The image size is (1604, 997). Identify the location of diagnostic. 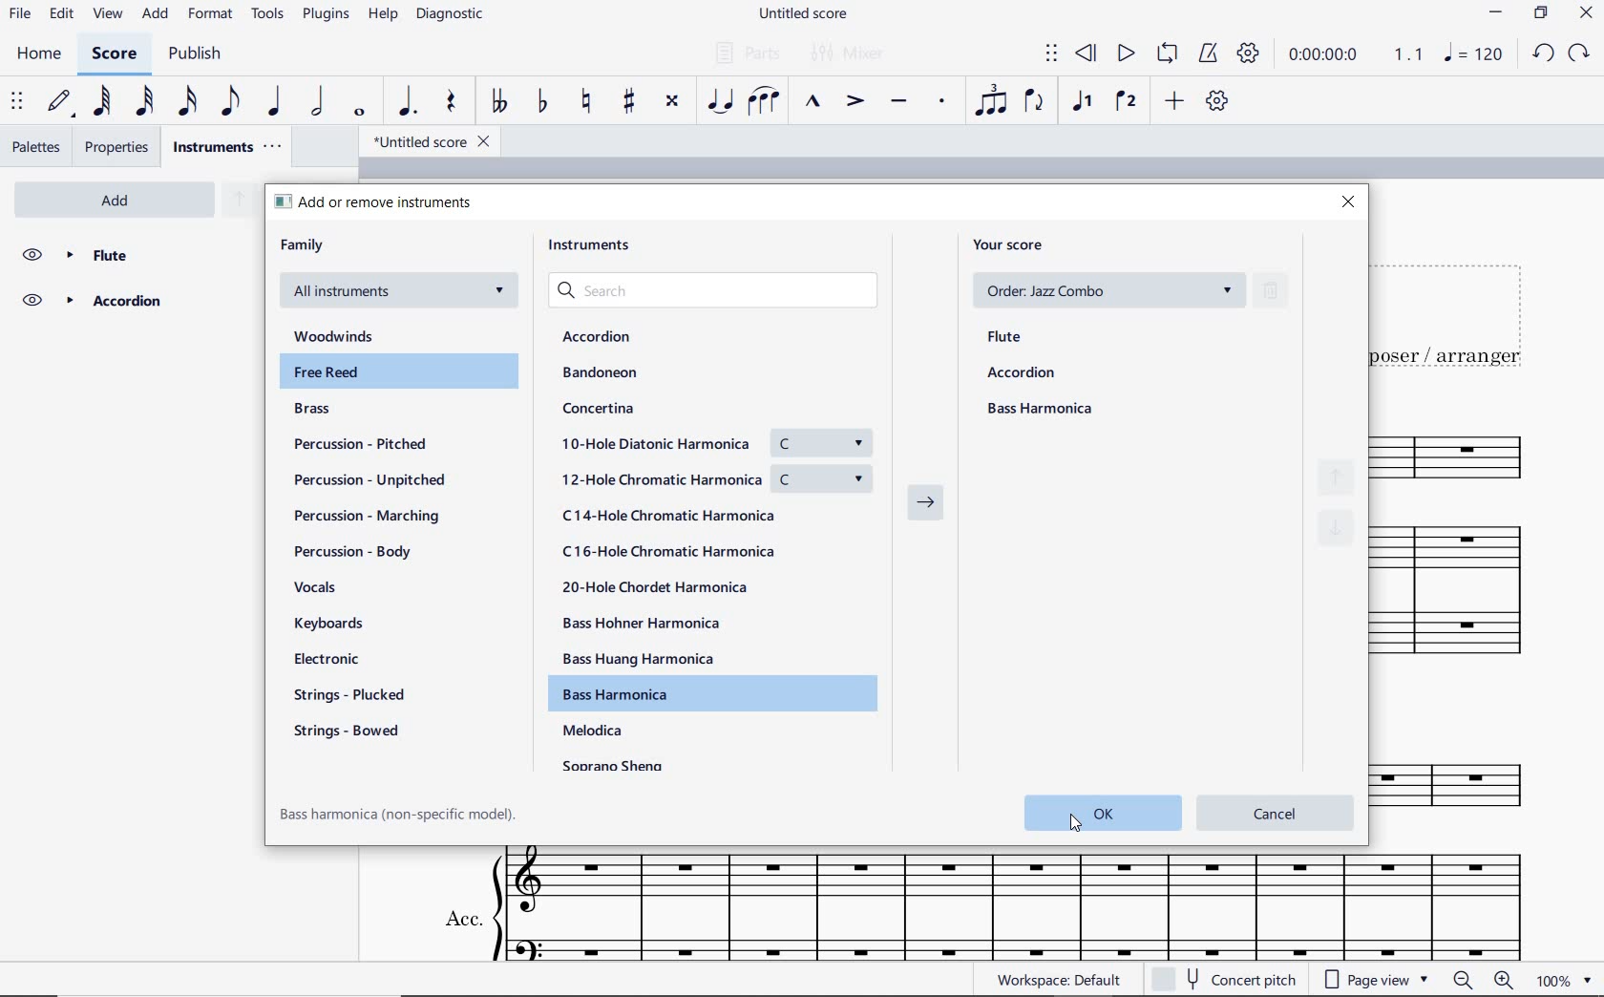
(450, 15).